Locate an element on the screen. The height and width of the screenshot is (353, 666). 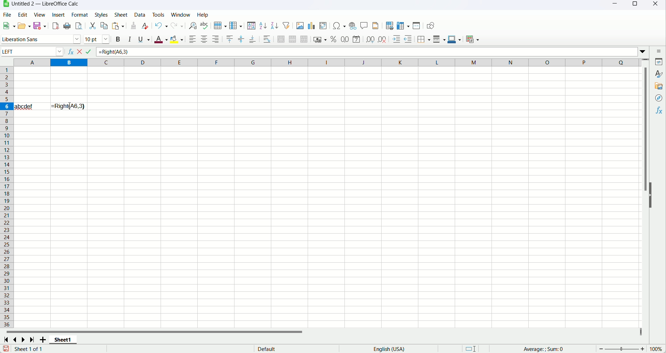
center vertically is located at coordinates (241, 39).